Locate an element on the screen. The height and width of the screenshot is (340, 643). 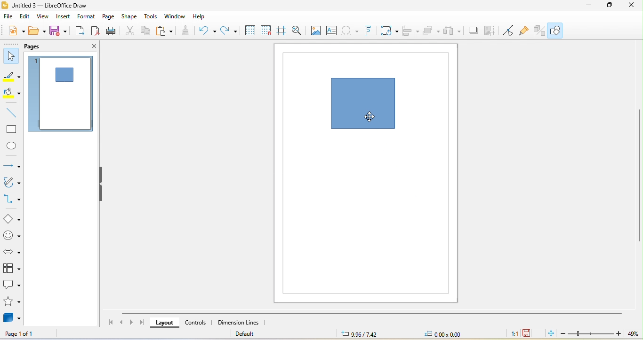
symbol shapes is located at coordinates (11, 236).